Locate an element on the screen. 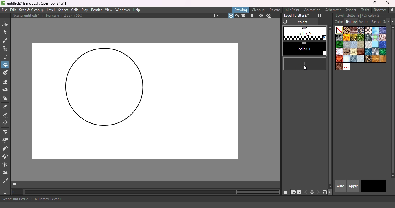  Kilt.bmp is located at coordinates (375, 37).